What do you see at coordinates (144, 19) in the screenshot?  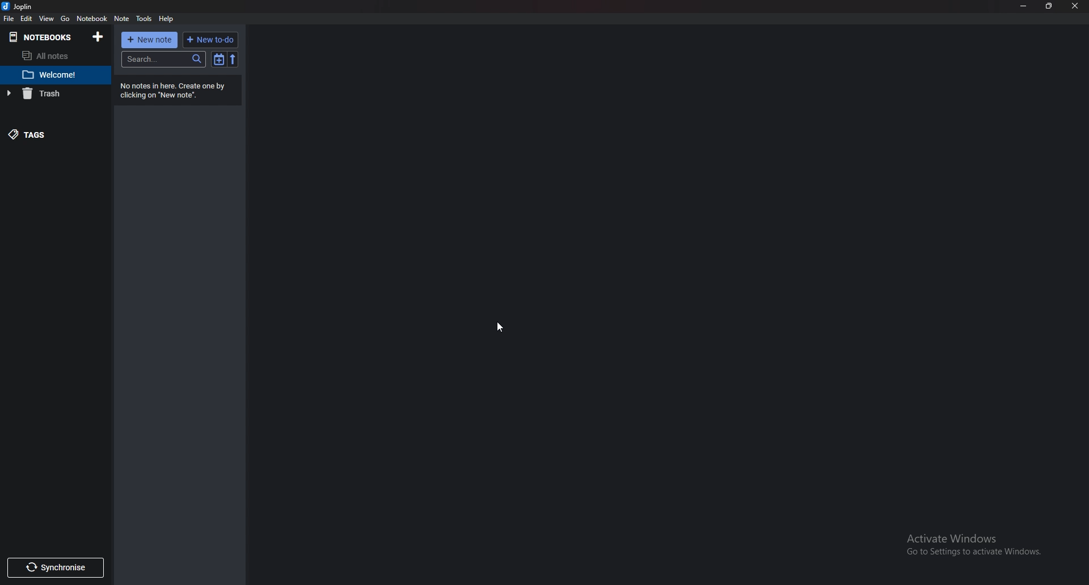 I see `Tools` at bounding box center [144, 19].